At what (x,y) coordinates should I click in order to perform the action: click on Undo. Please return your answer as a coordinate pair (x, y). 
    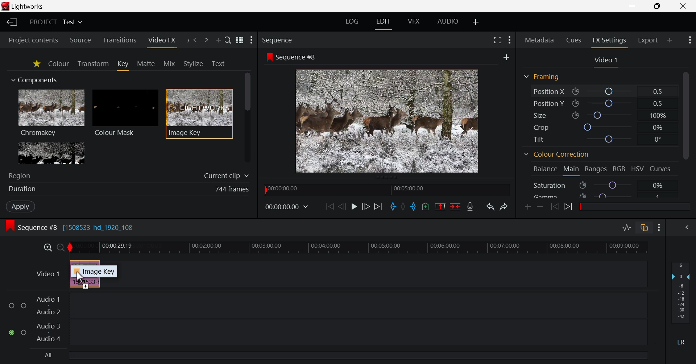
    Looking at the image, I should click on (491, 206).